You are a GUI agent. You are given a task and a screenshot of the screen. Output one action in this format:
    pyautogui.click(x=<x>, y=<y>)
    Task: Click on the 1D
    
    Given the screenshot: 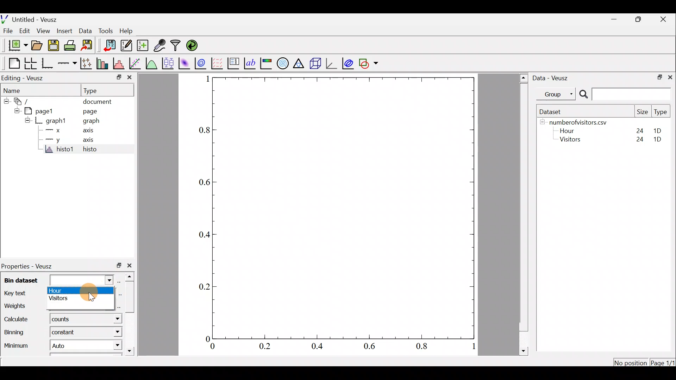 What is the action you would take?
    pyautogui.click(x=660, y=139)
    